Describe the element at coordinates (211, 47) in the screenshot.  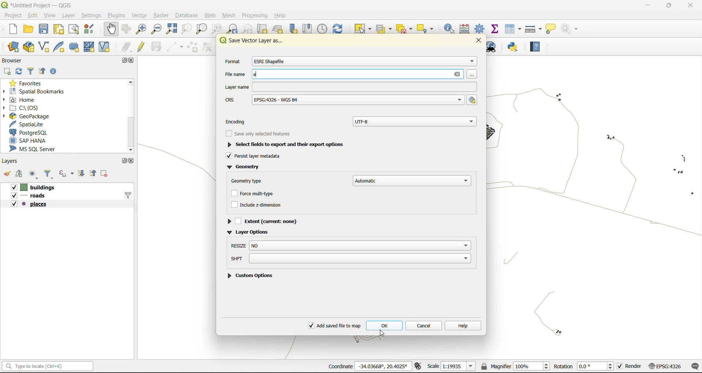
I see `vertex tools` at that location.